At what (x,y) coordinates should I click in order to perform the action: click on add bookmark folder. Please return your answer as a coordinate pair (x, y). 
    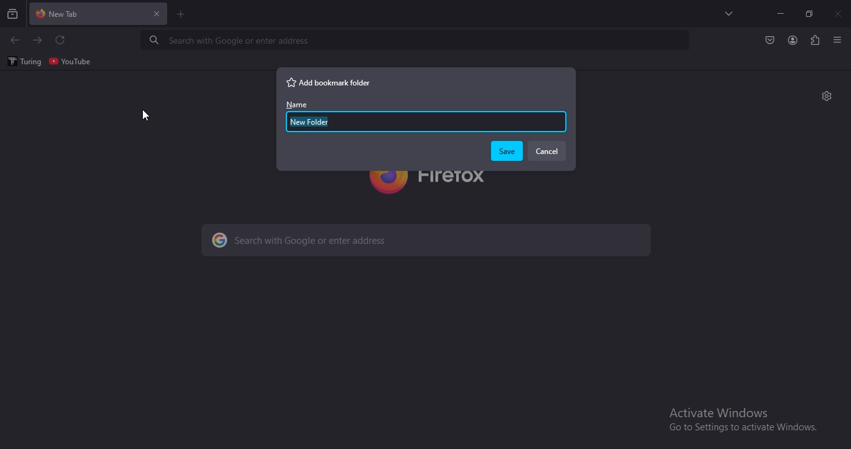
    Looking at the image, I should click on (330, 82).